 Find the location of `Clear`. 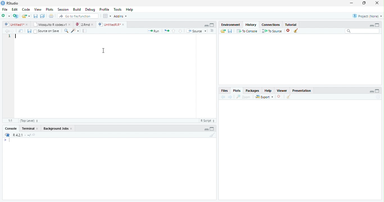

Clear is located at coordinates (213, 135).